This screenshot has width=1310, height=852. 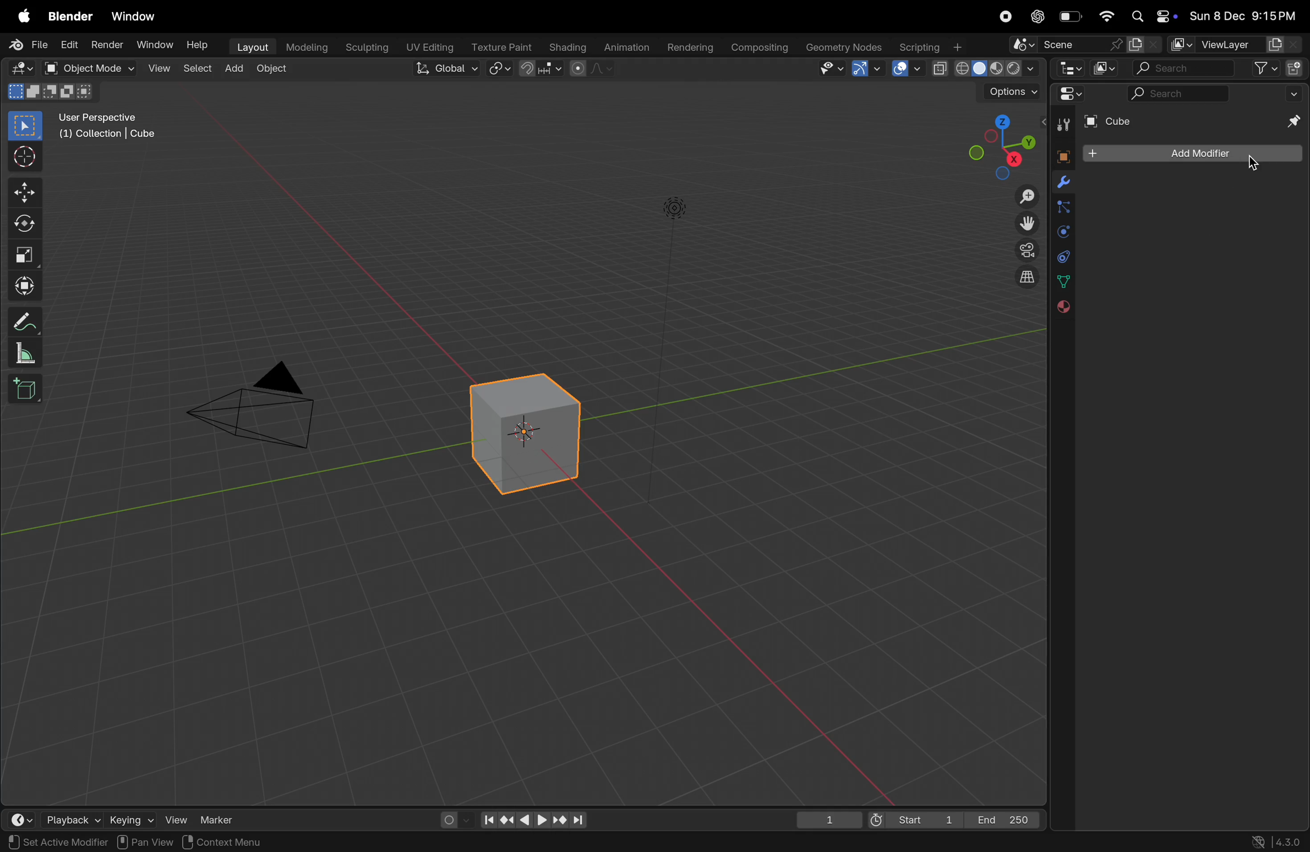 What do you see at coordinates (1038, 17) in the screenshot?
I see `chatgpt` at bounding box center [1038, 17].